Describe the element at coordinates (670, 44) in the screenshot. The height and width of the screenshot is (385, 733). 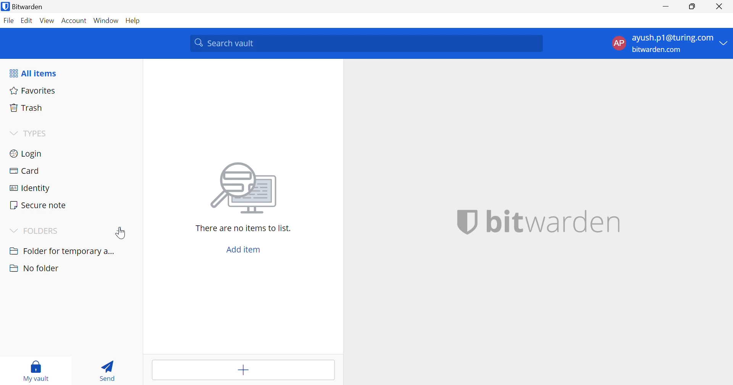
I see `account options` at that location.